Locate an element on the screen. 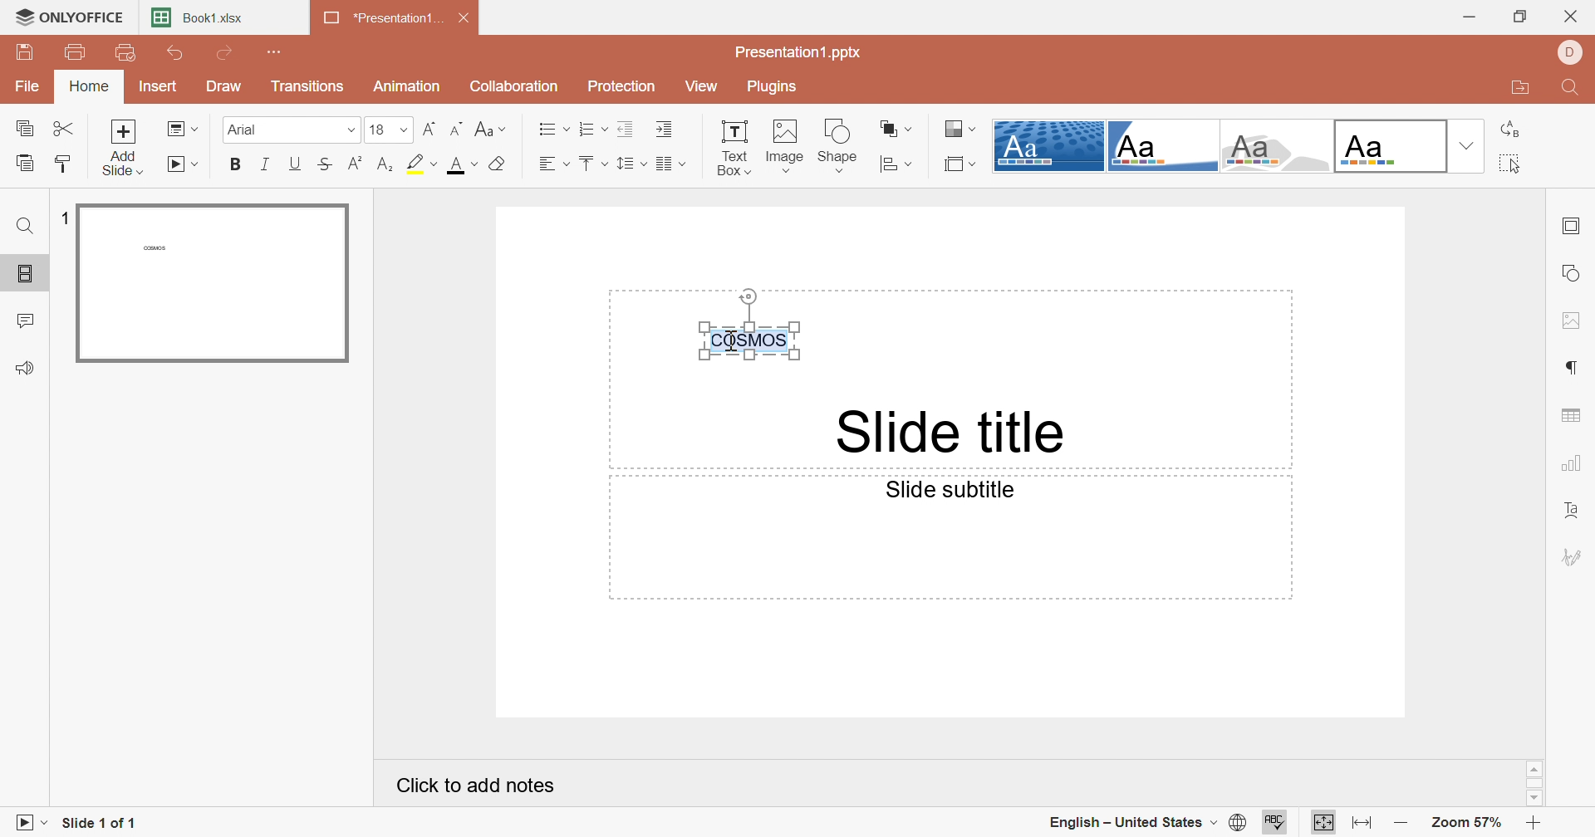 The width and height of the screenshot is (1595, 837). Slide is located at coordinates (213, 284).